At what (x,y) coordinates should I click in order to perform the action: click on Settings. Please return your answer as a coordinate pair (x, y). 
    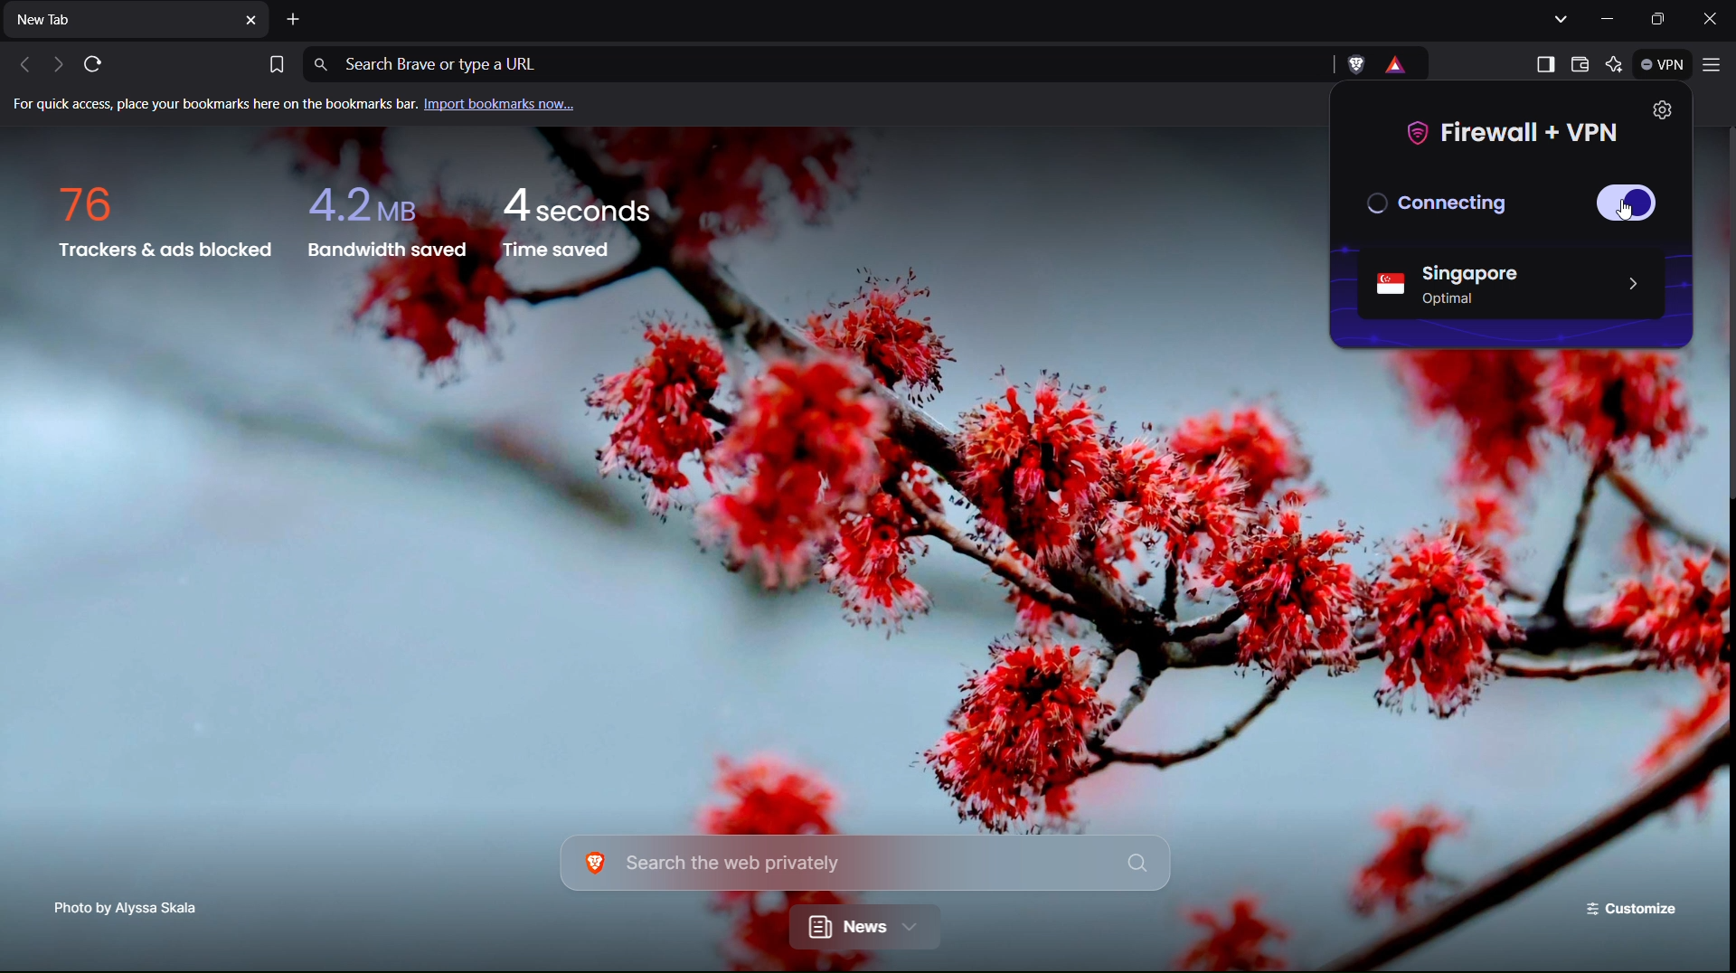
    Looking at the image, I should click on (1665, 111).